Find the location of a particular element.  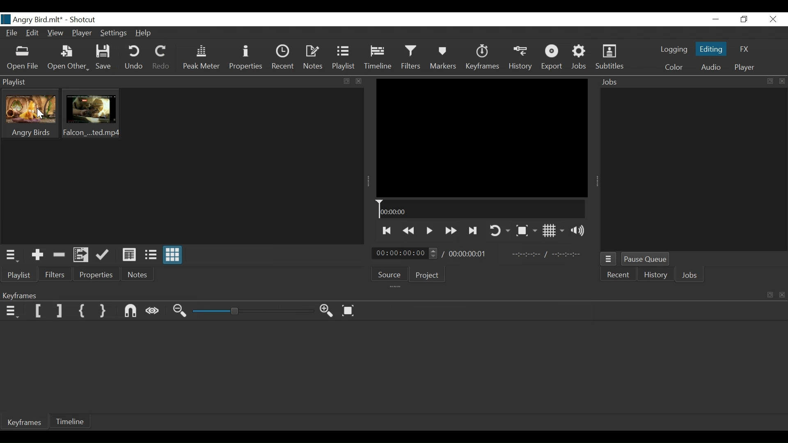

Source is located at coordinates (390, 274).